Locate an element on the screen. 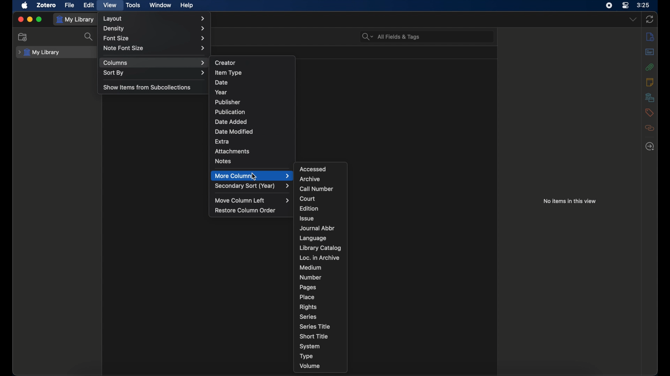  notes is located at coordinates (224, 162).